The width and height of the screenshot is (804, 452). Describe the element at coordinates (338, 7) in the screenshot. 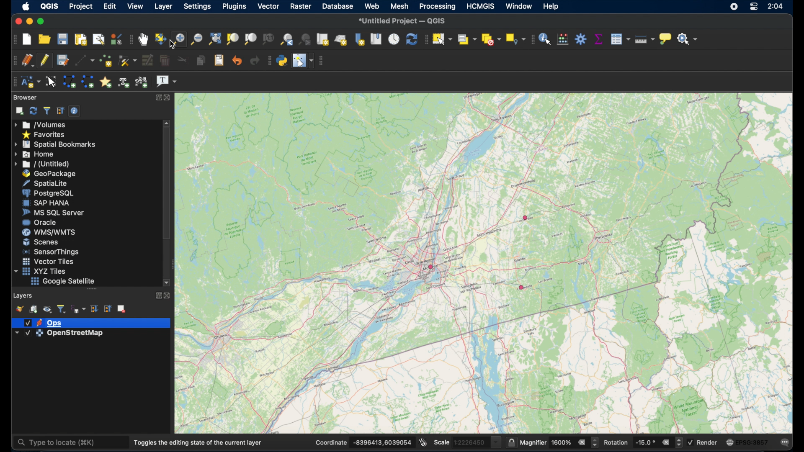

I see `database` at that location.